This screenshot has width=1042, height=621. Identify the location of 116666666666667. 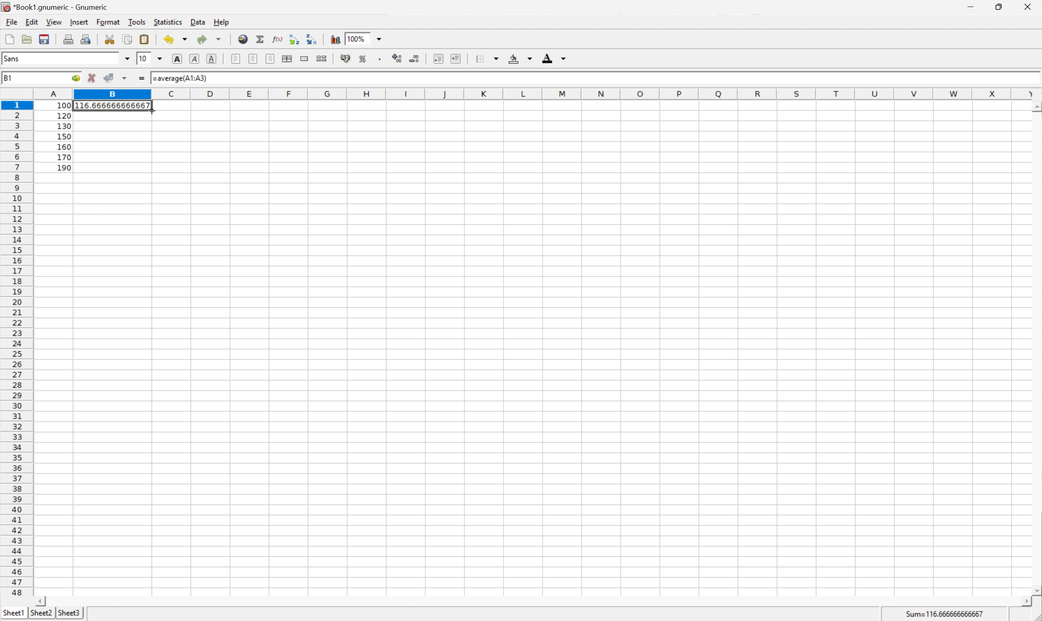
(113, 104).